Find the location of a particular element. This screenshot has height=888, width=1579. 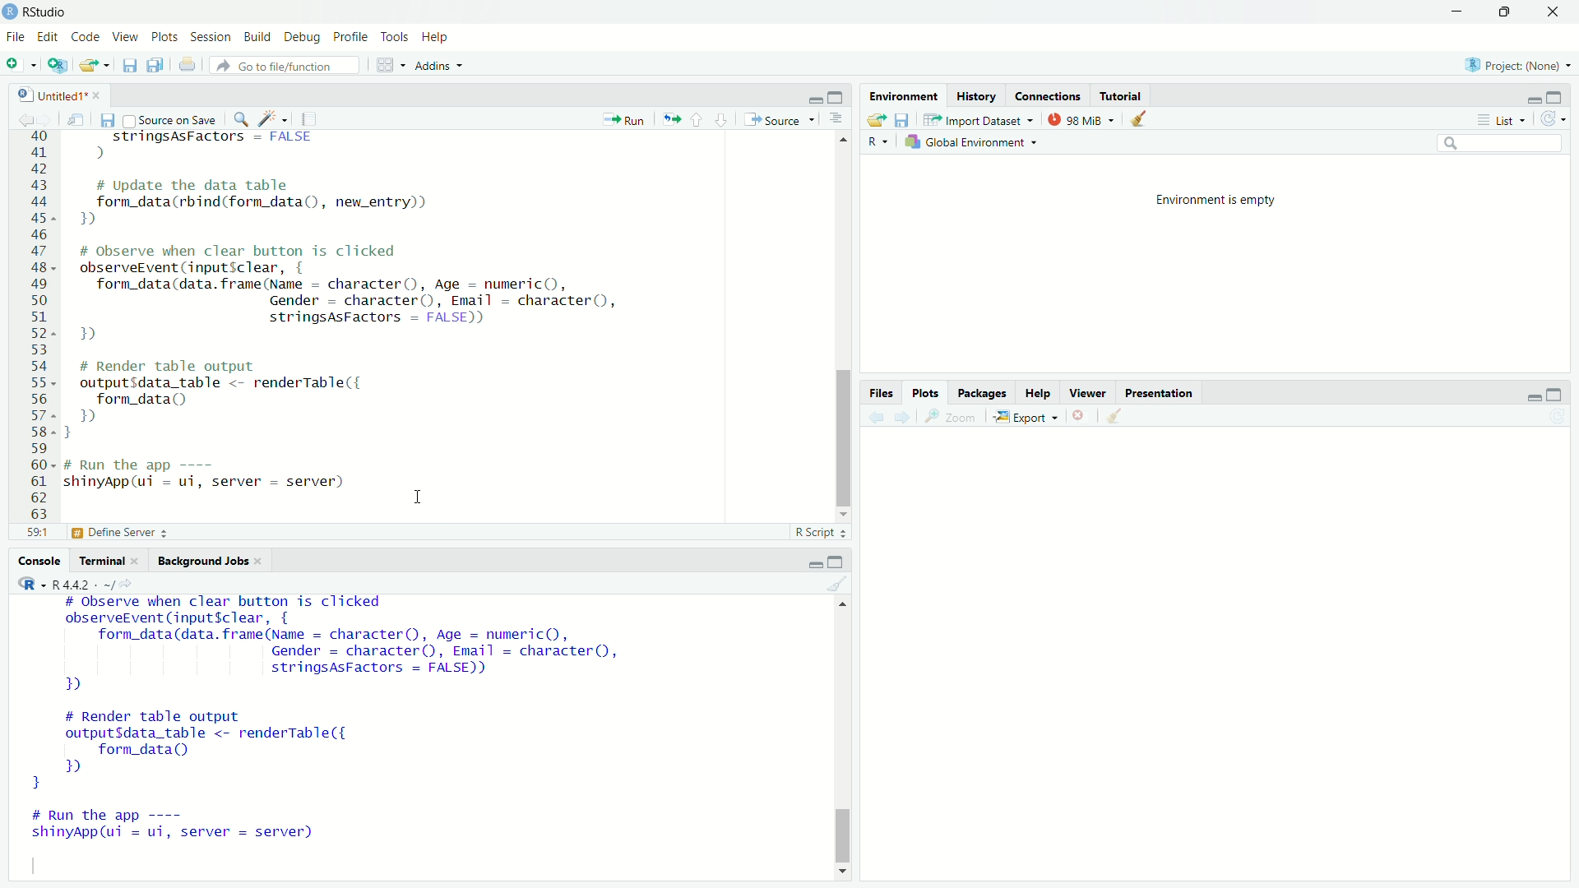

define server is located at coordinates (118, 535).